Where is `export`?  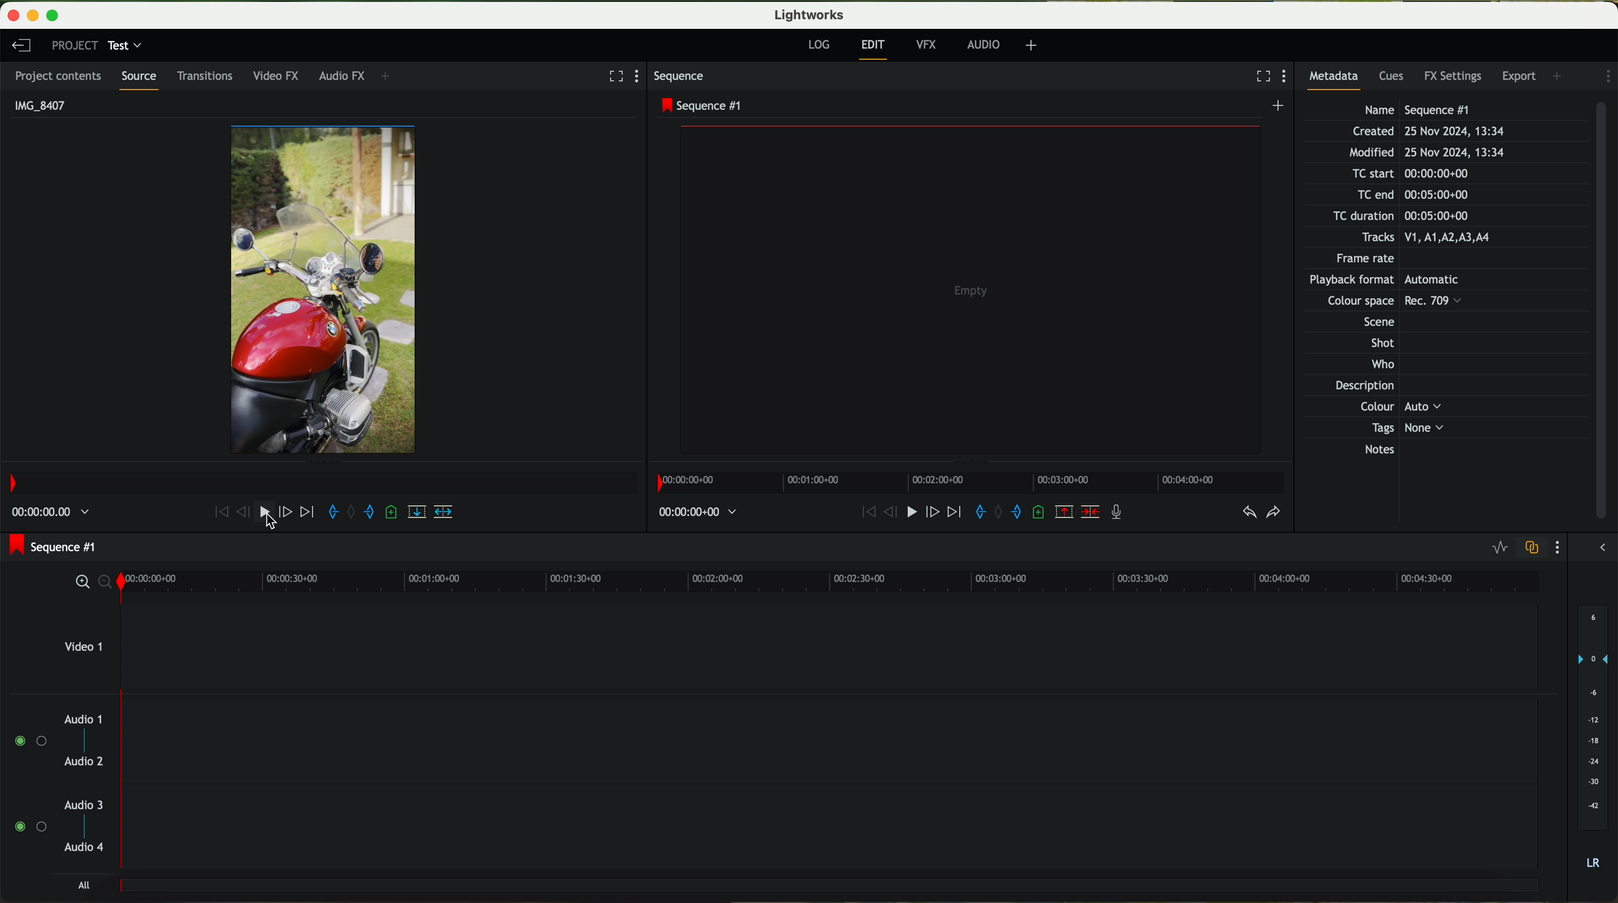 export is located at coordinates (1520, 75).